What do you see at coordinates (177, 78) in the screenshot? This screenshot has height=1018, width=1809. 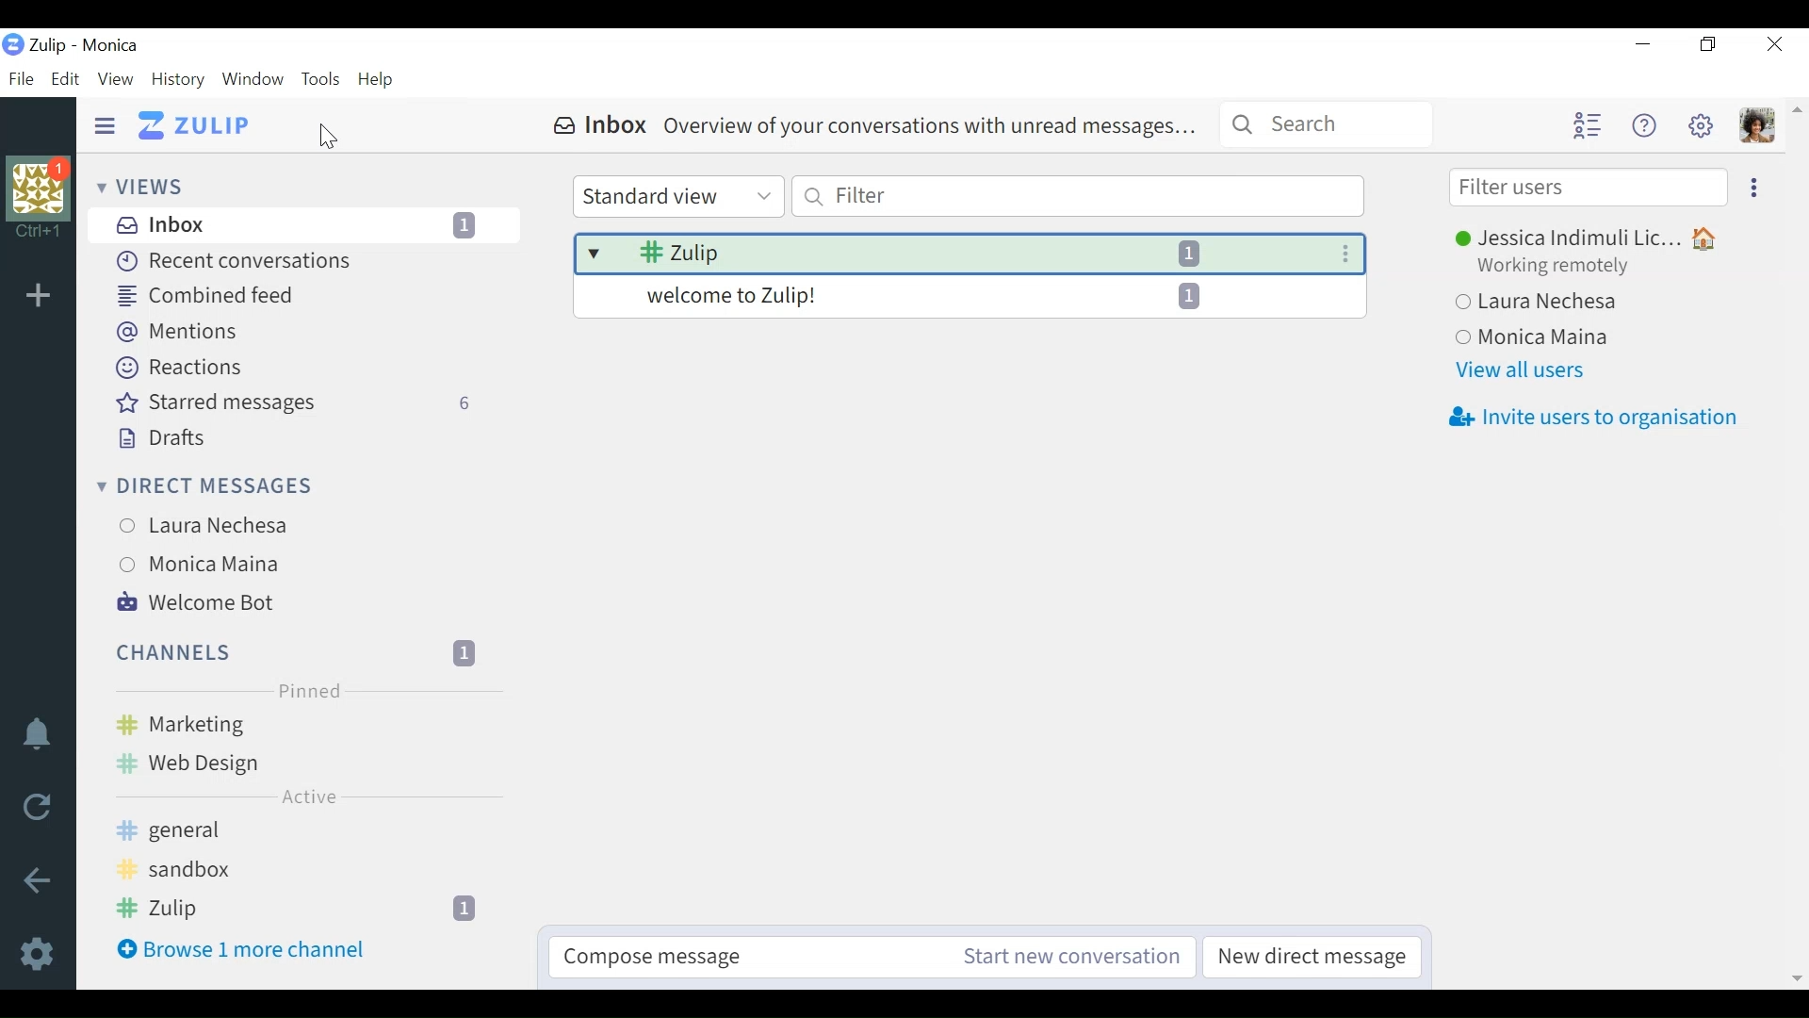 I see `History` at bounding box center [177, 78].